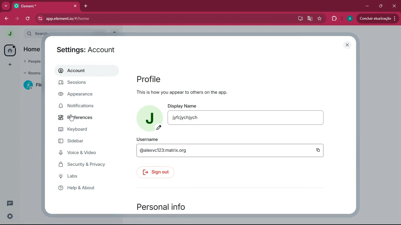 This screenshot has width=401, height=225. I want to click on tab, so click(38, 6).